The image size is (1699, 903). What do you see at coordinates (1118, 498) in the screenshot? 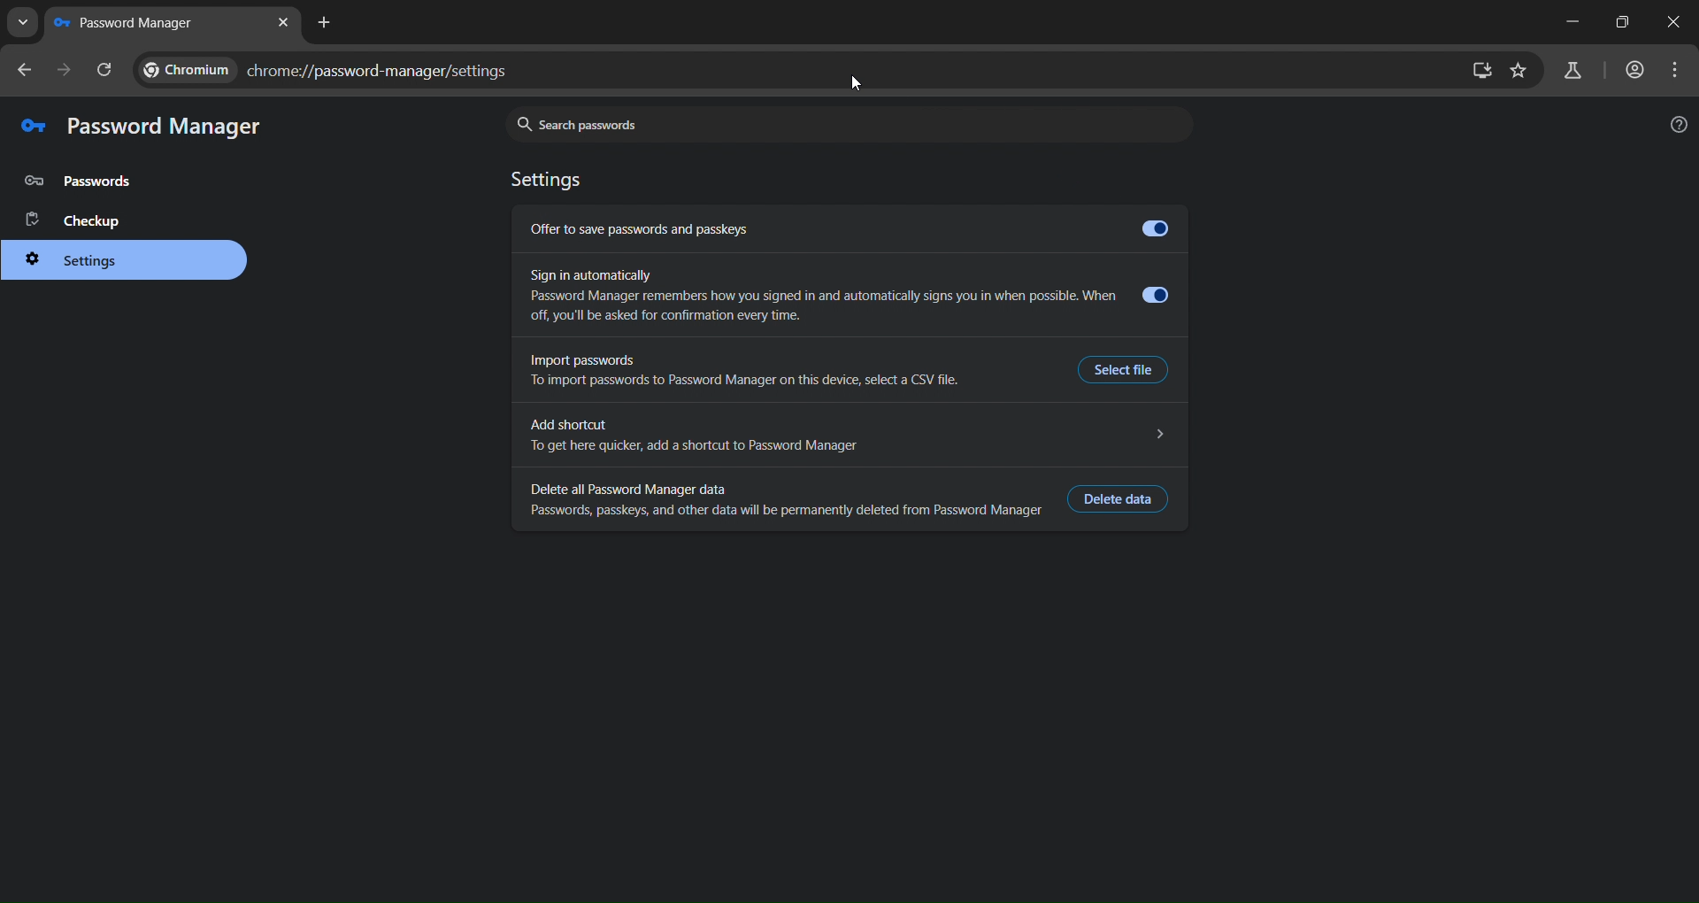
I see `delete data` at bounding box center [1118, 498].